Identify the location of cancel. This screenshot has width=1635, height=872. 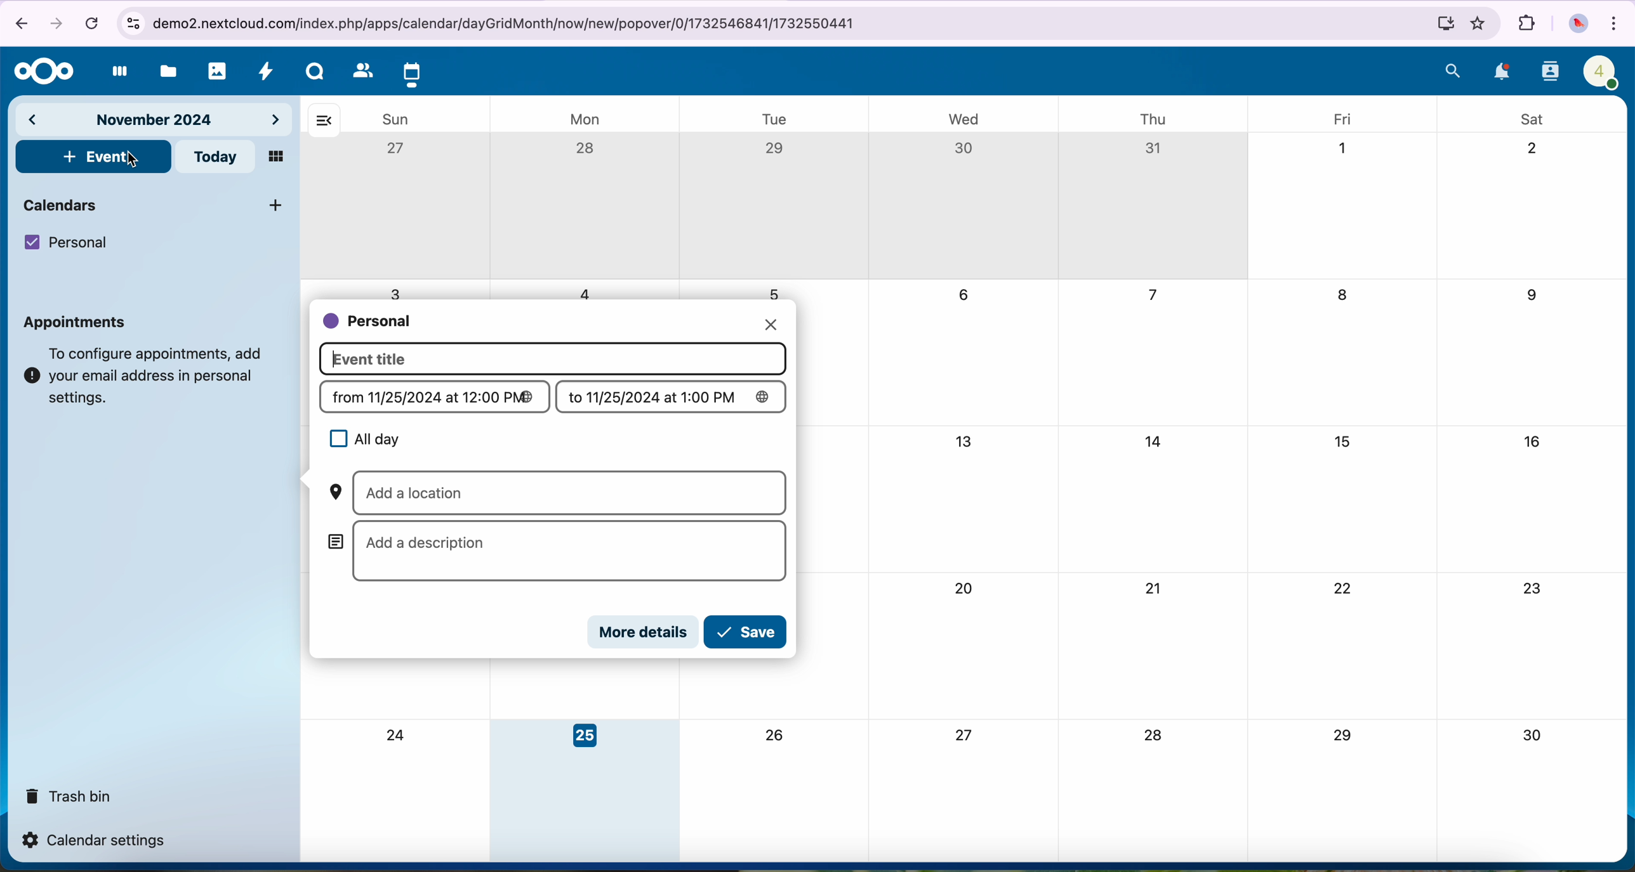
(91, 25).